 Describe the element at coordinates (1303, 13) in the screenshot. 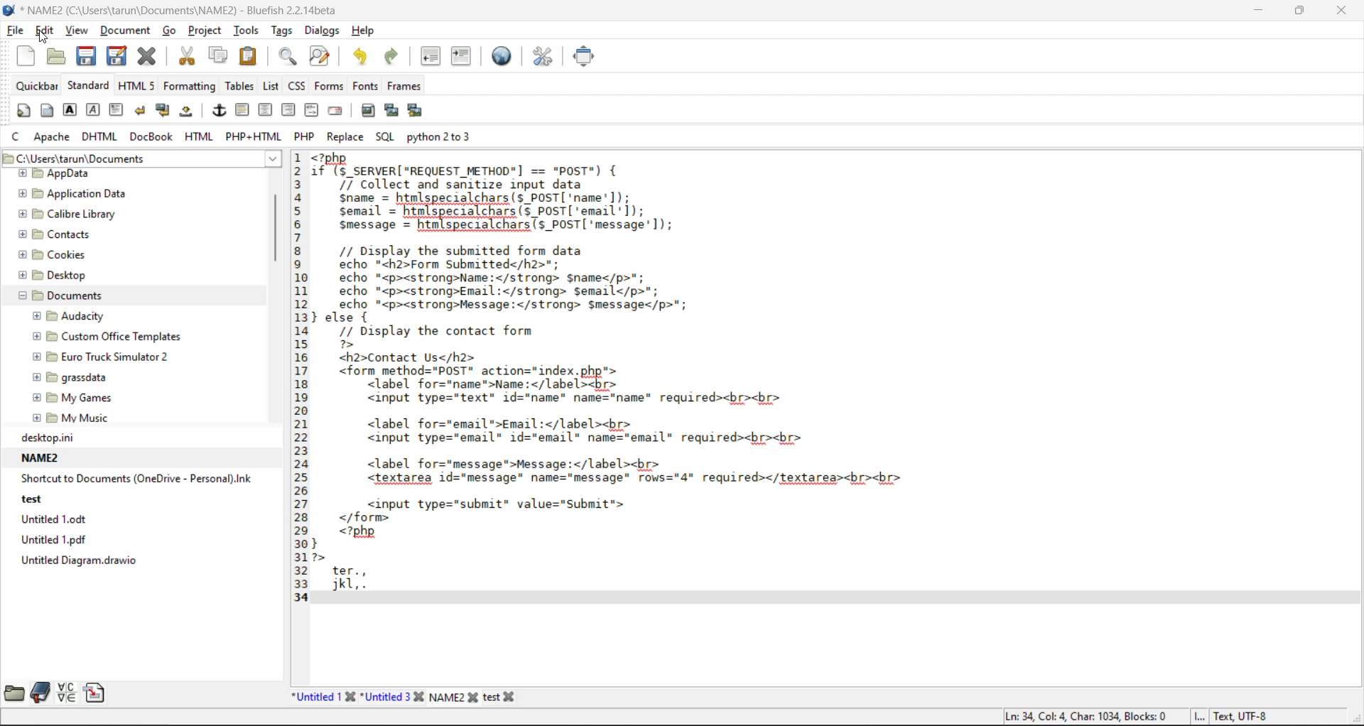

I see `restore down` at that location.